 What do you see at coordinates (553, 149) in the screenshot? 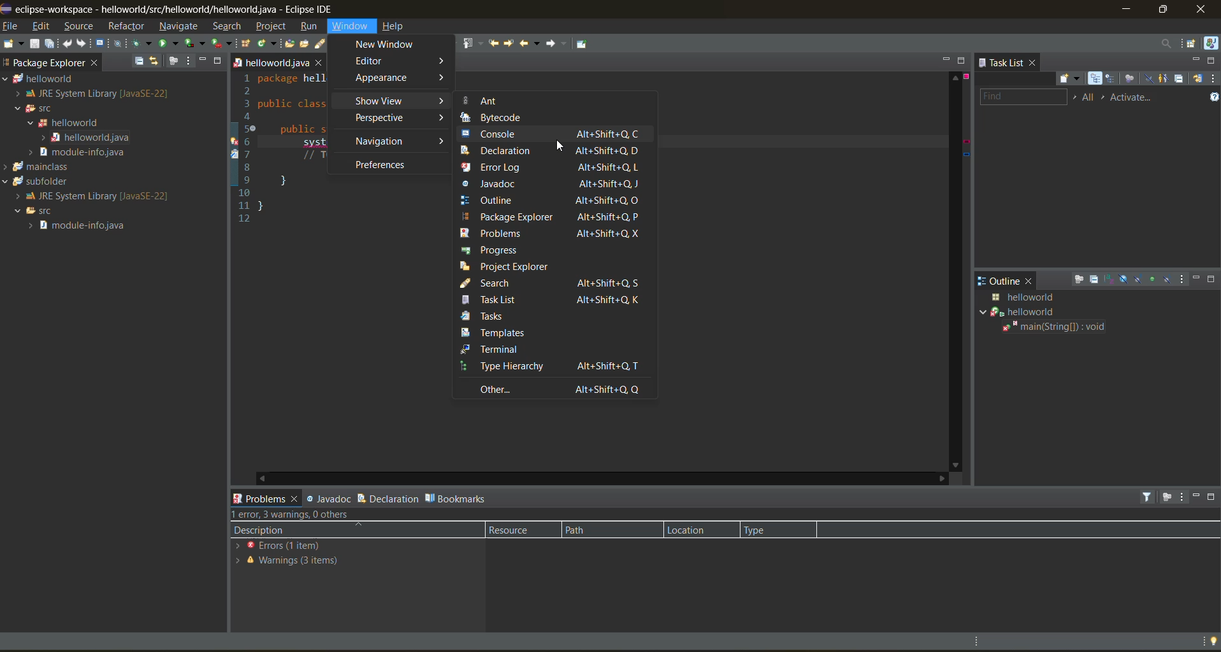
I see `declaration` at bounding box center [553, 149].